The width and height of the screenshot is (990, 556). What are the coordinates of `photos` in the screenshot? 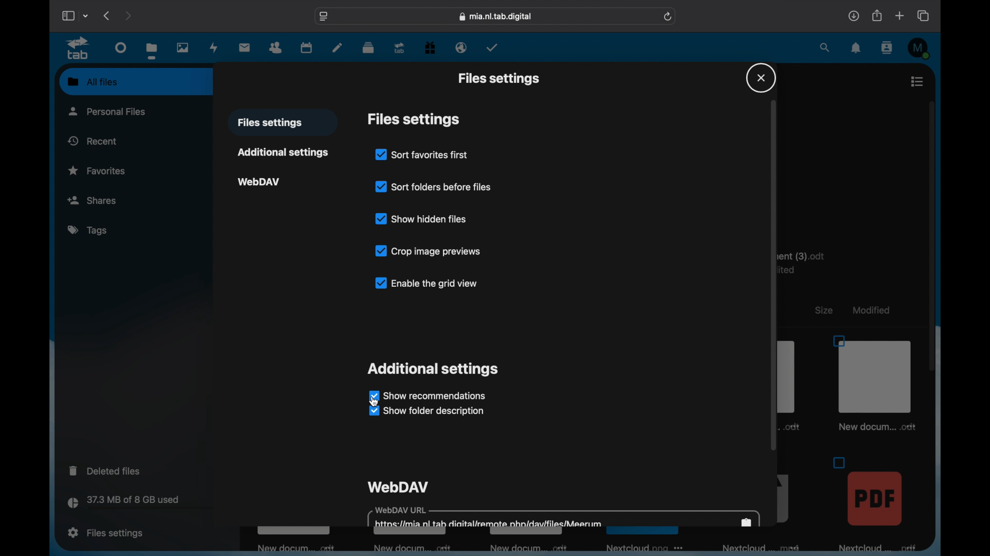 It's located at (183, 47).